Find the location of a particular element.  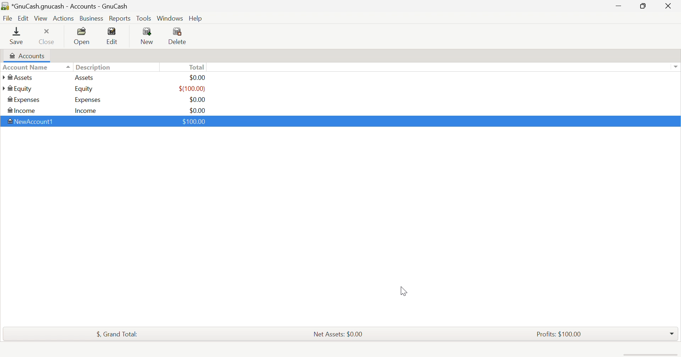

Edit is located at coordinates (23, 17).